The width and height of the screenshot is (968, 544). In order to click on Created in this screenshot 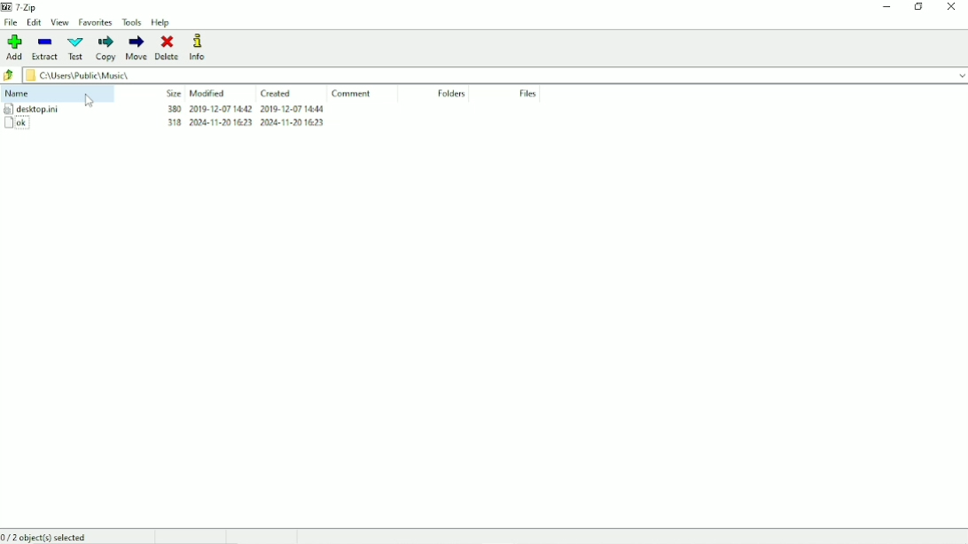, I will do `click(277, 93)`.